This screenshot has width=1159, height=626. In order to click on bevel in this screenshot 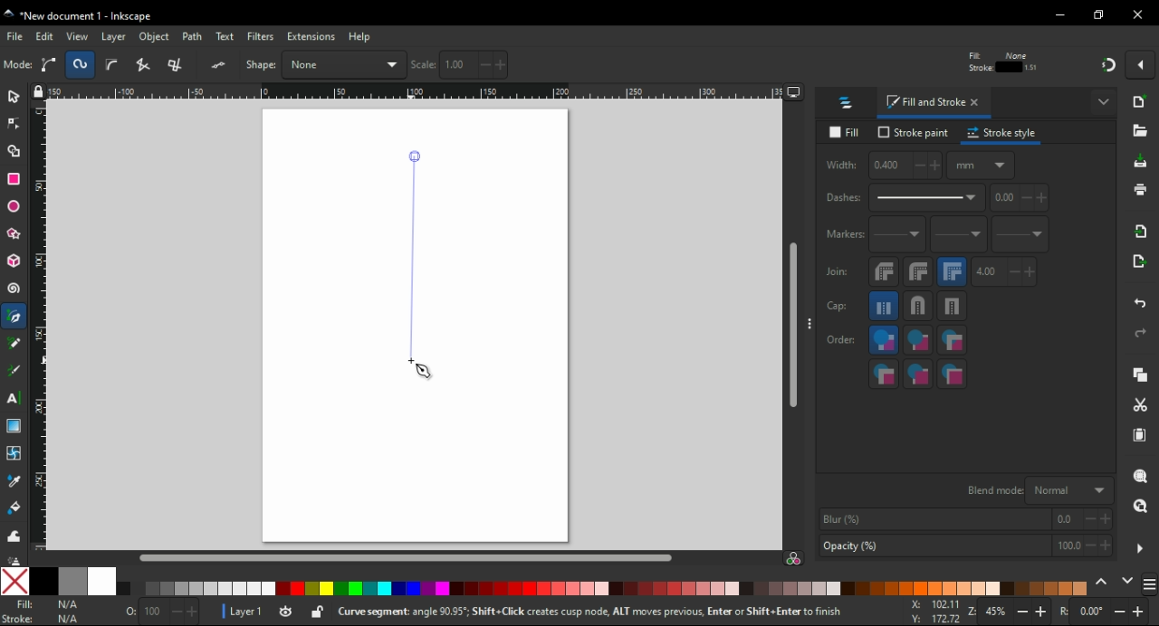, I will do `click(885, 272)`.